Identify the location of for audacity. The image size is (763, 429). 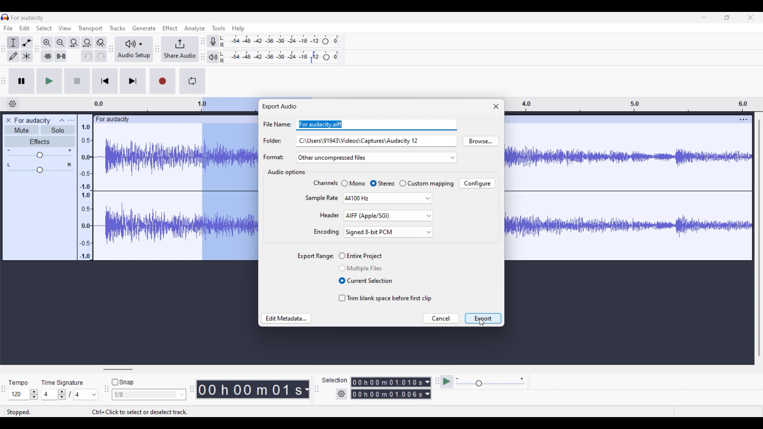
(33, 121).